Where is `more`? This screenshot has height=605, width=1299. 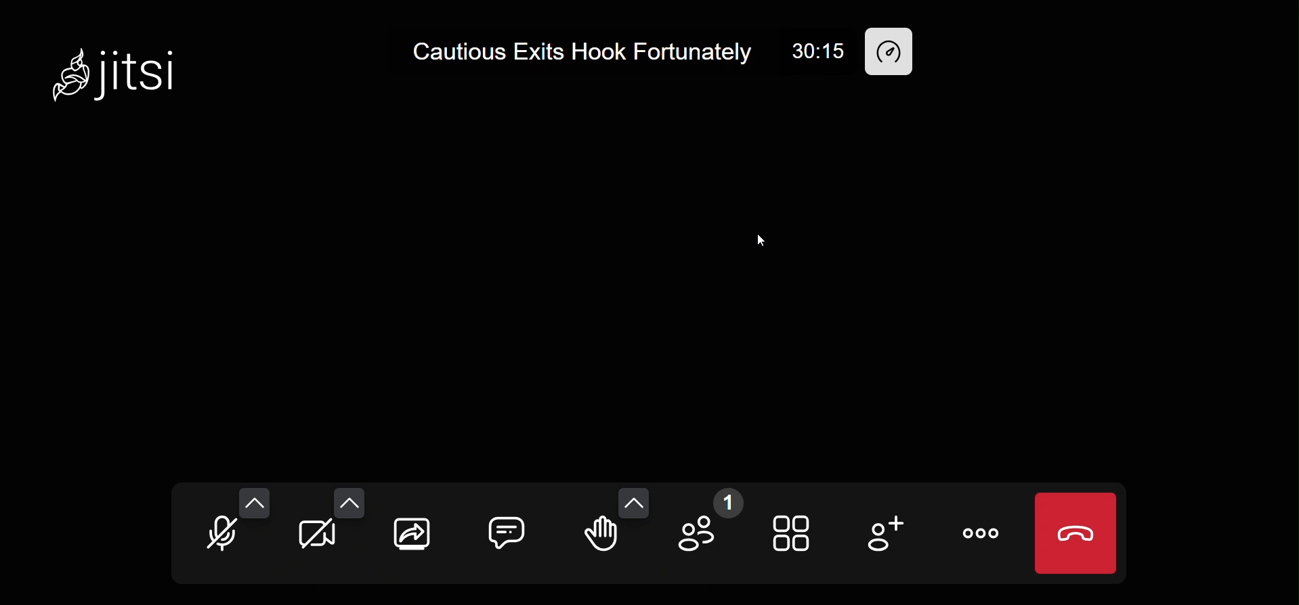
more is located at coordinates (977, 535).